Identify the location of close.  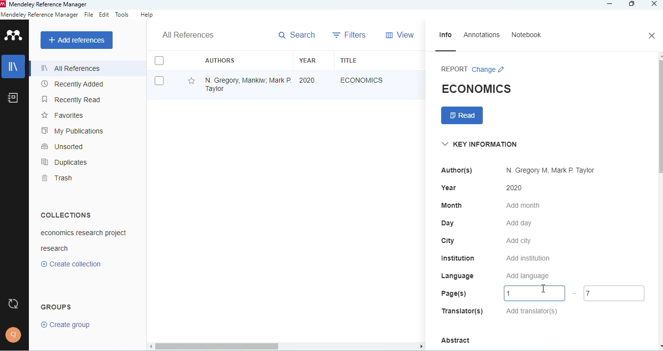
(653, 36).